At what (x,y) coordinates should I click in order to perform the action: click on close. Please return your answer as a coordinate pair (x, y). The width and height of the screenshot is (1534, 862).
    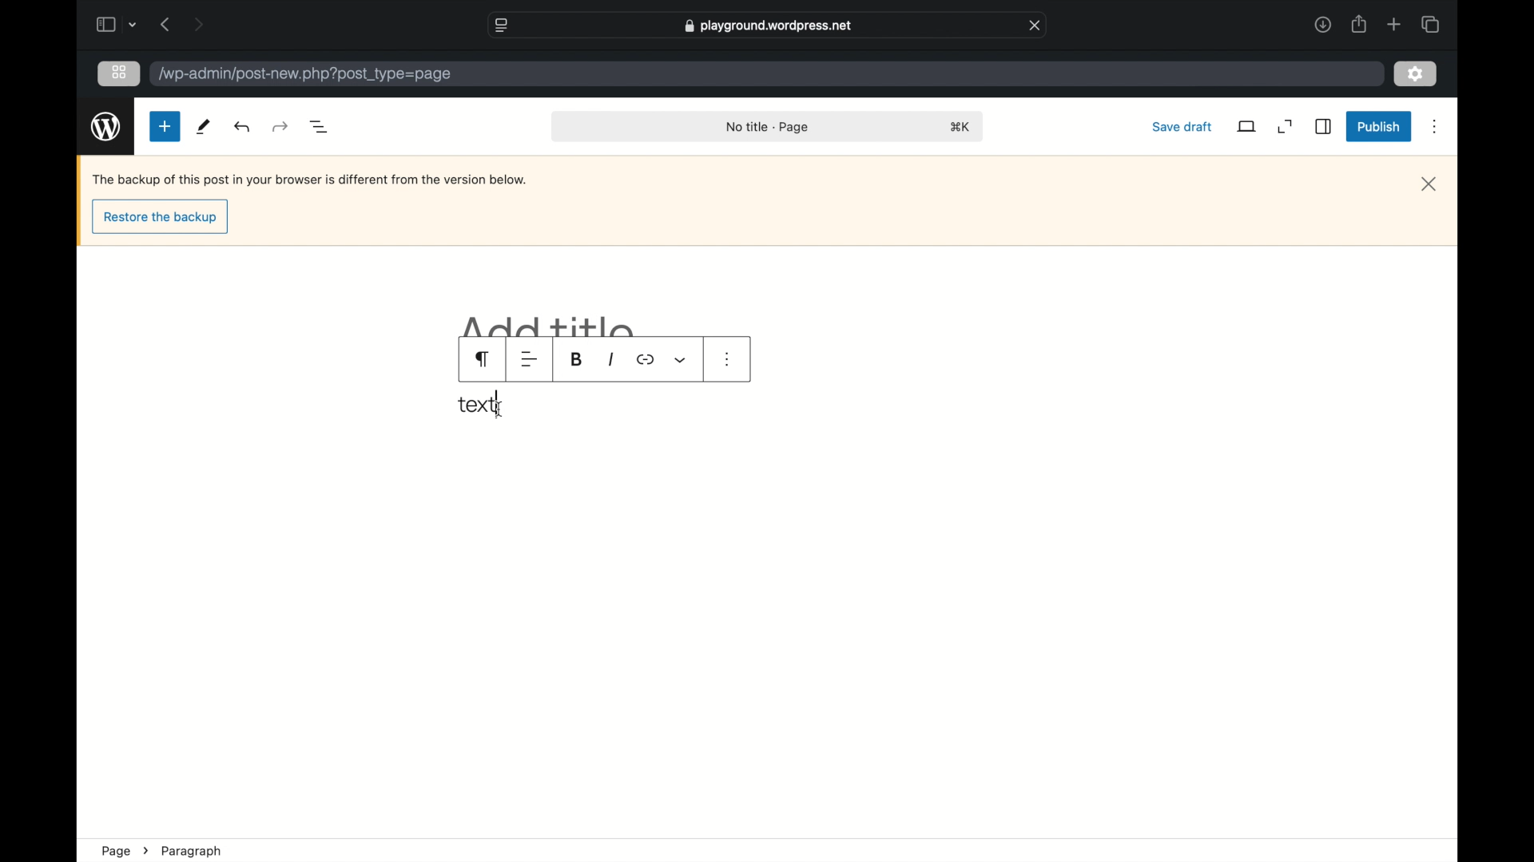
    Looking at the image, I should click on (1035, 24).